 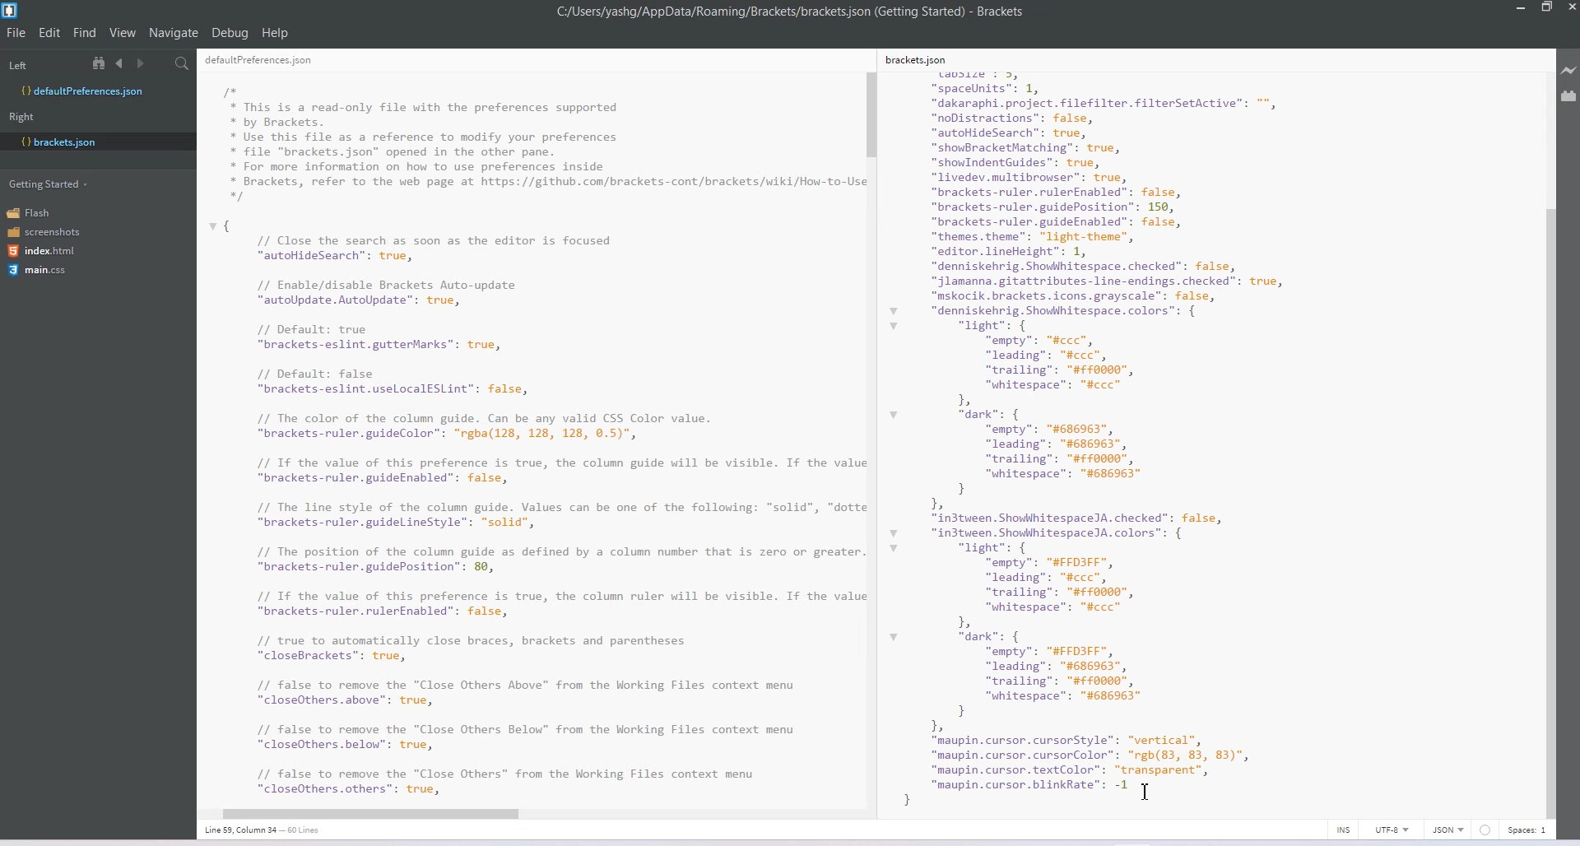 What do you see at coordinates (160, 64) in the screenshot?
I see `Split editor vertically and Horizontally` at bounding box center [160, 64].